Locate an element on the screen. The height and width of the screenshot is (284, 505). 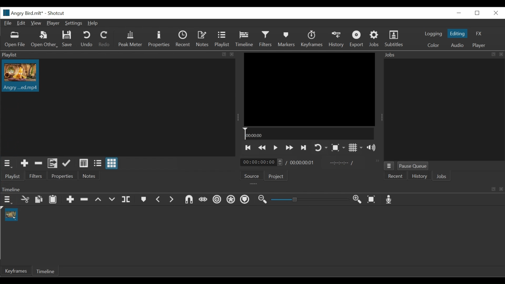
down is located at coordinates (114, 200).